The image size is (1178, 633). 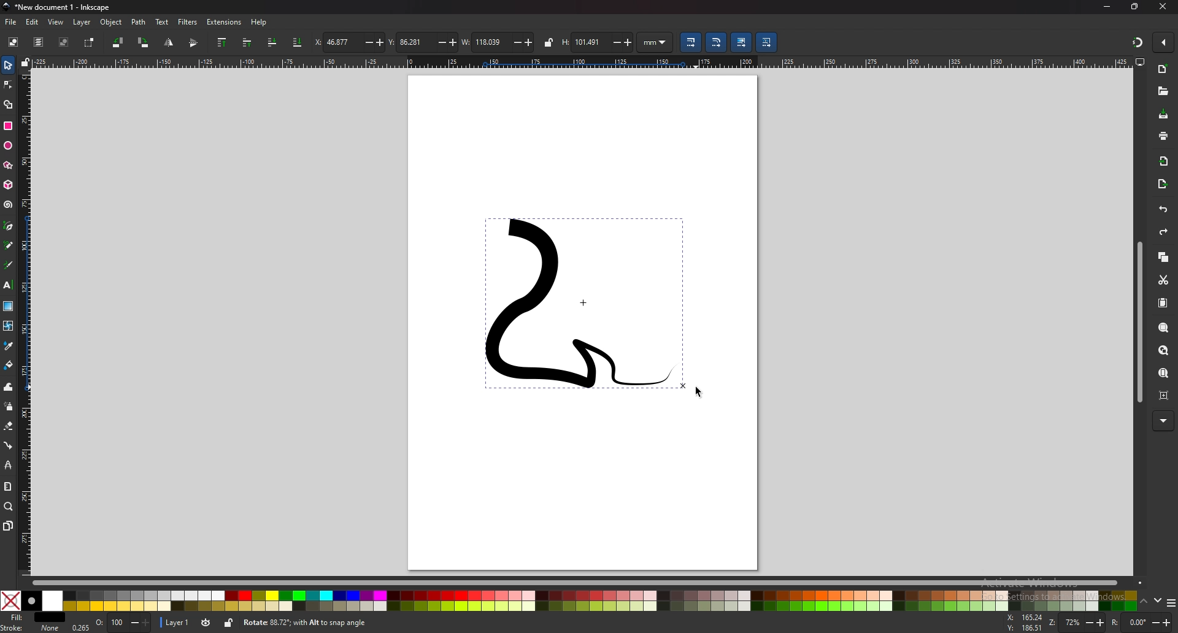 I want to click on rotate 90 degree ccw, so click(x=117, y=43).